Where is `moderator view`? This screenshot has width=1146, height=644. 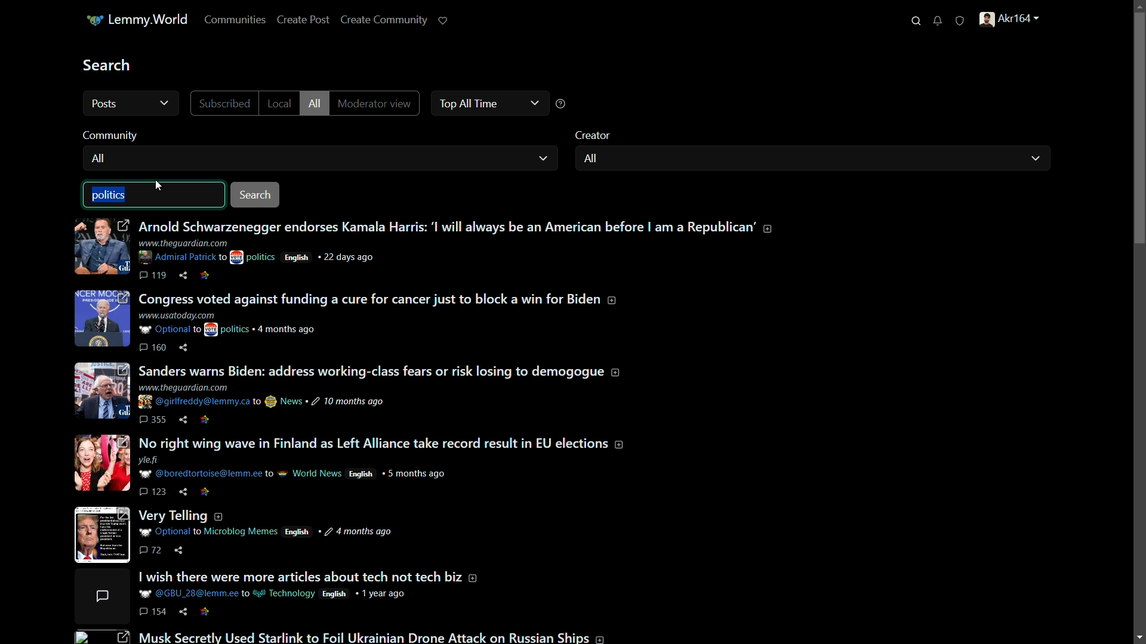
moderator view is located at coordinates (379, 104).